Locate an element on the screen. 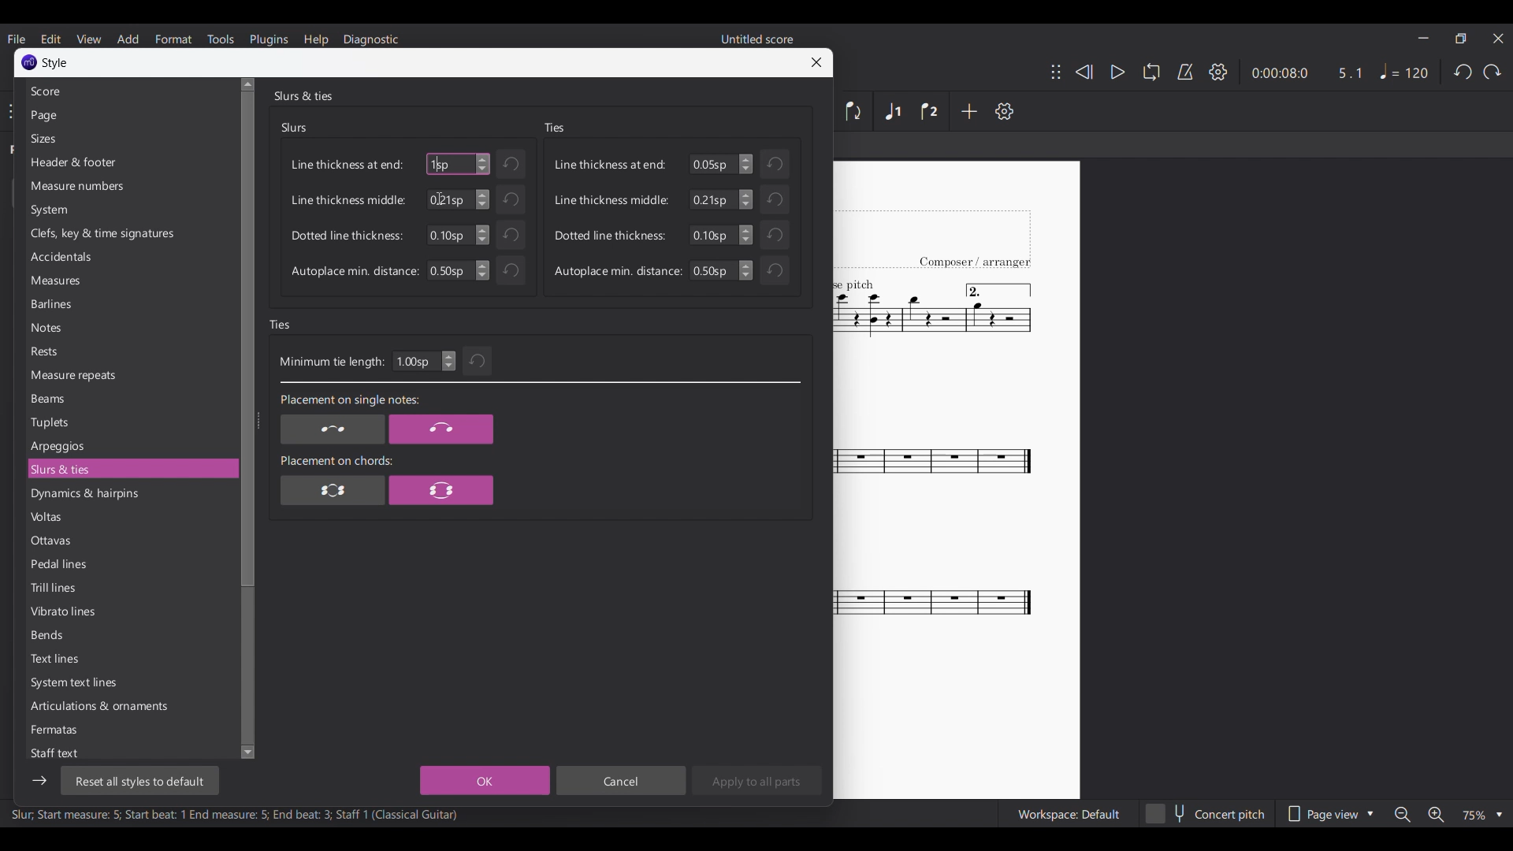 This screenshot has height=851, width=1513. Current ratio is located at coordinates (1350, 72).